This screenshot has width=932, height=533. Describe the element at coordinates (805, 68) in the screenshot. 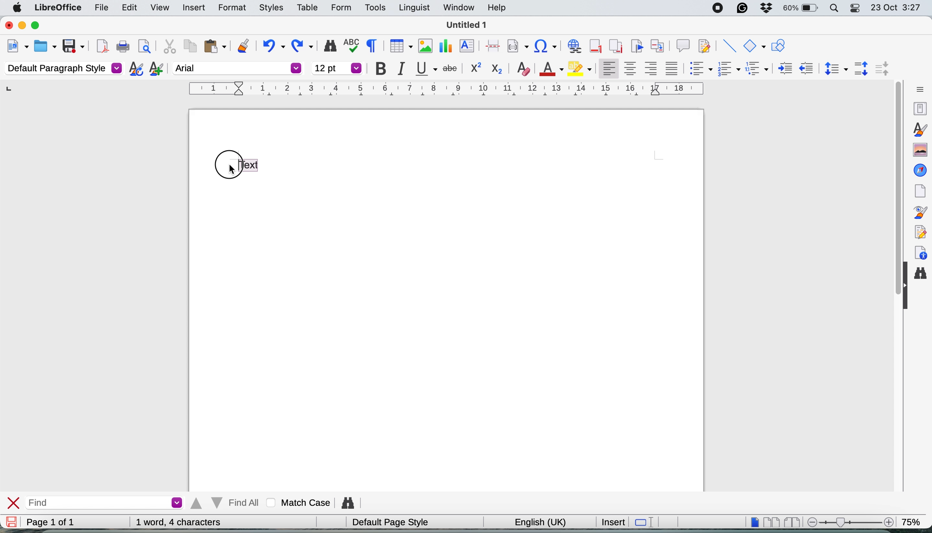

I see `decrease indent` at that location.